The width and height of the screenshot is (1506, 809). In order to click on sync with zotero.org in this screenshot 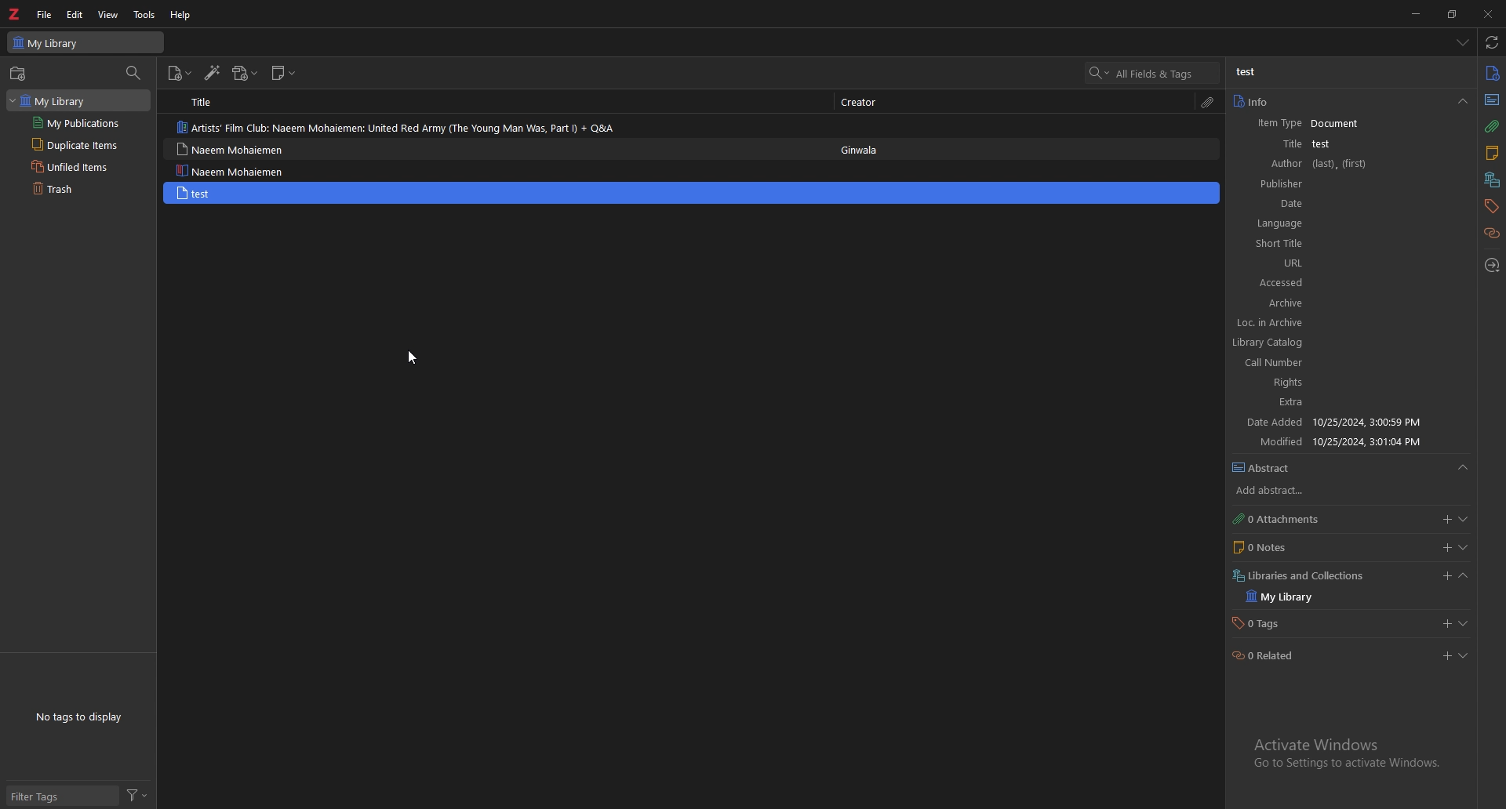, I will do `click(1492, 42)`.